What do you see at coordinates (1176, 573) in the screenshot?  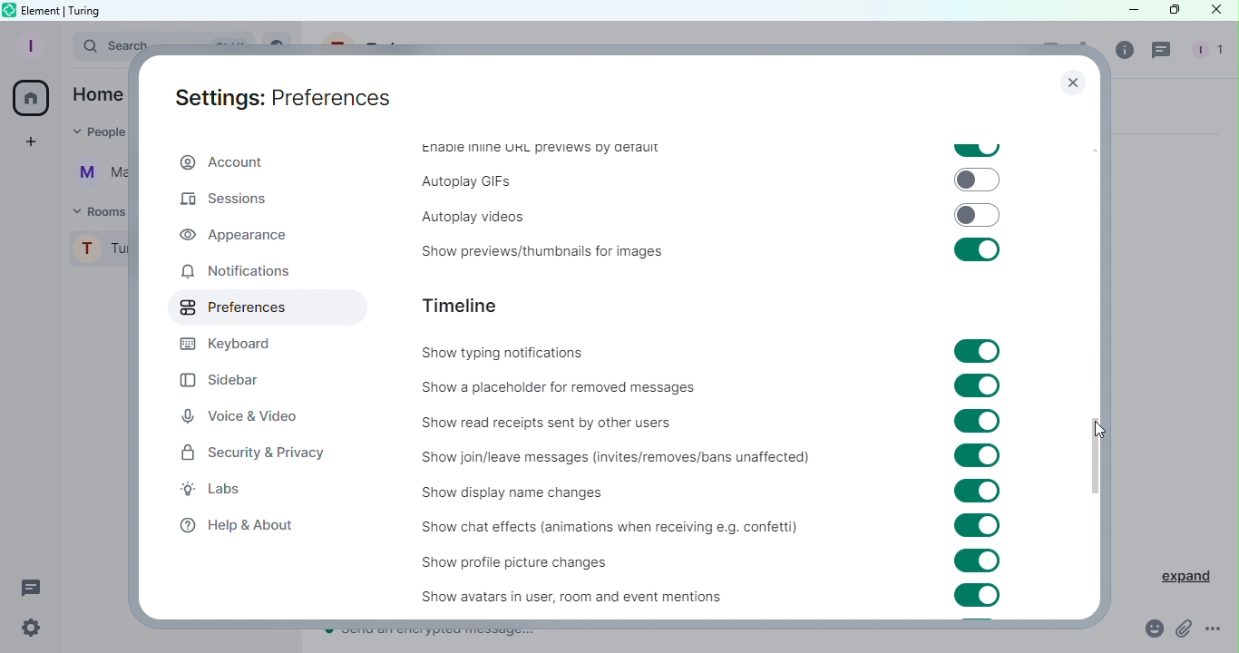 I see `Expand` at bounding box center [1176, 573].